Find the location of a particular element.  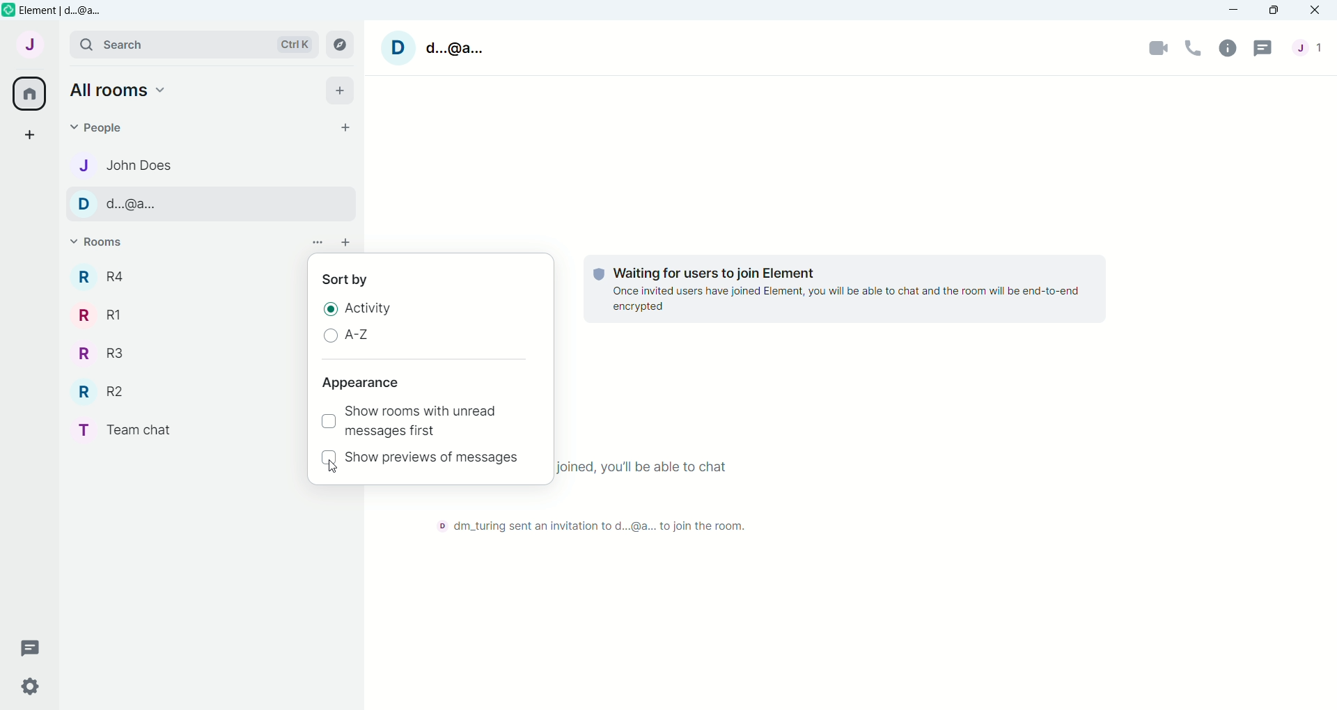

Room Info is located at coordinates (1230, 47).